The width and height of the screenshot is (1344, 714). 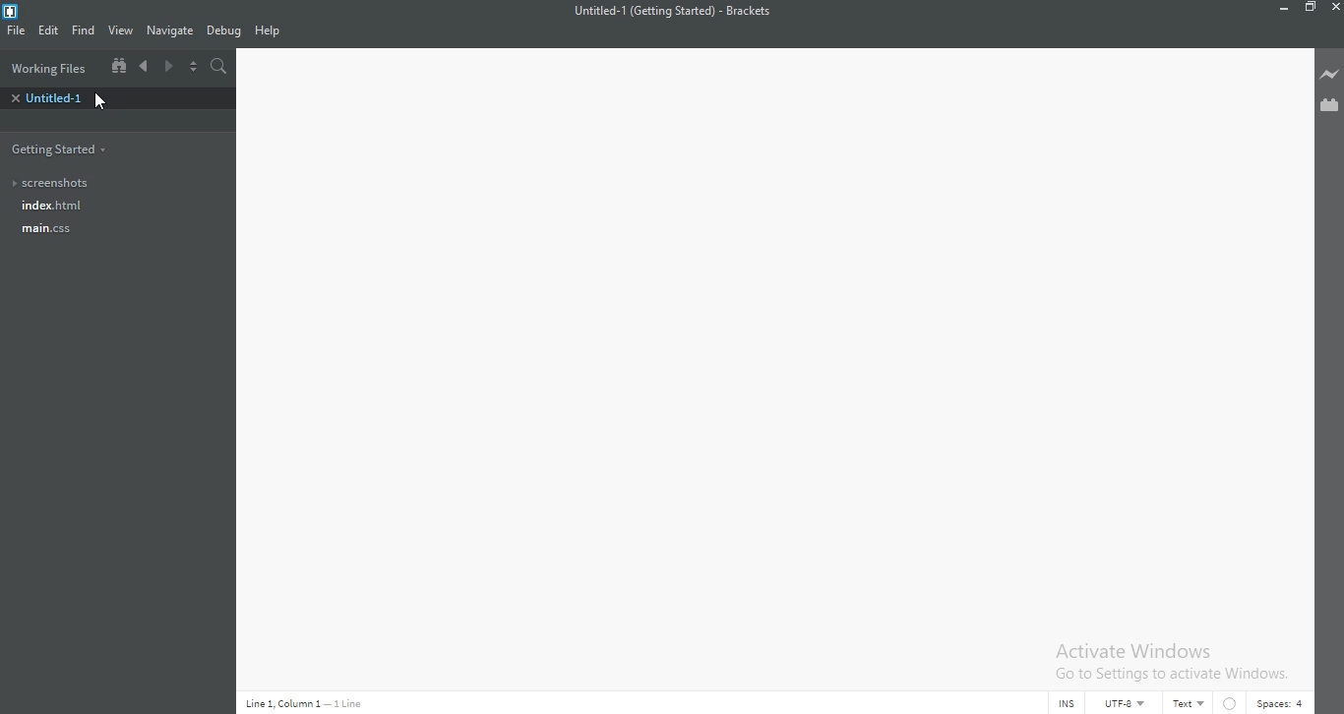 I want to click on Restore, so click(x=1310, y=10).